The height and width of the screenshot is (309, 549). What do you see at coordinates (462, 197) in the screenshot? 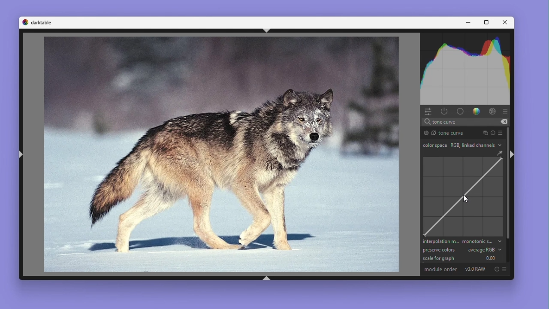
I see `tone curve` at bounding box center [462, 197].